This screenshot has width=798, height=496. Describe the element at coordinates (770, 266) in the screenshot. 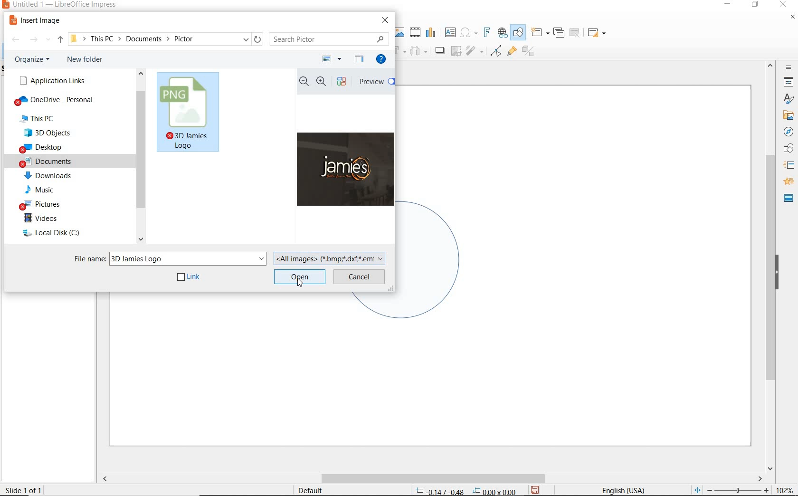

I see `scrollbar` at that location.